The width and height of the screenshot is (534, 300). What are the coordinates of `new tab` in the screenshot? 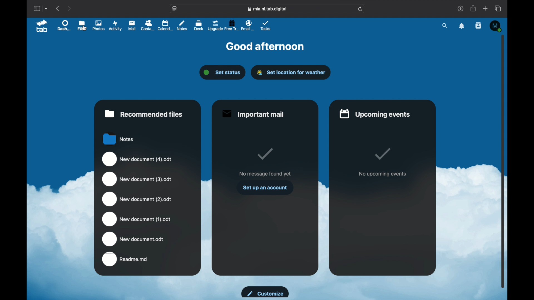 It's located at (485, 8).